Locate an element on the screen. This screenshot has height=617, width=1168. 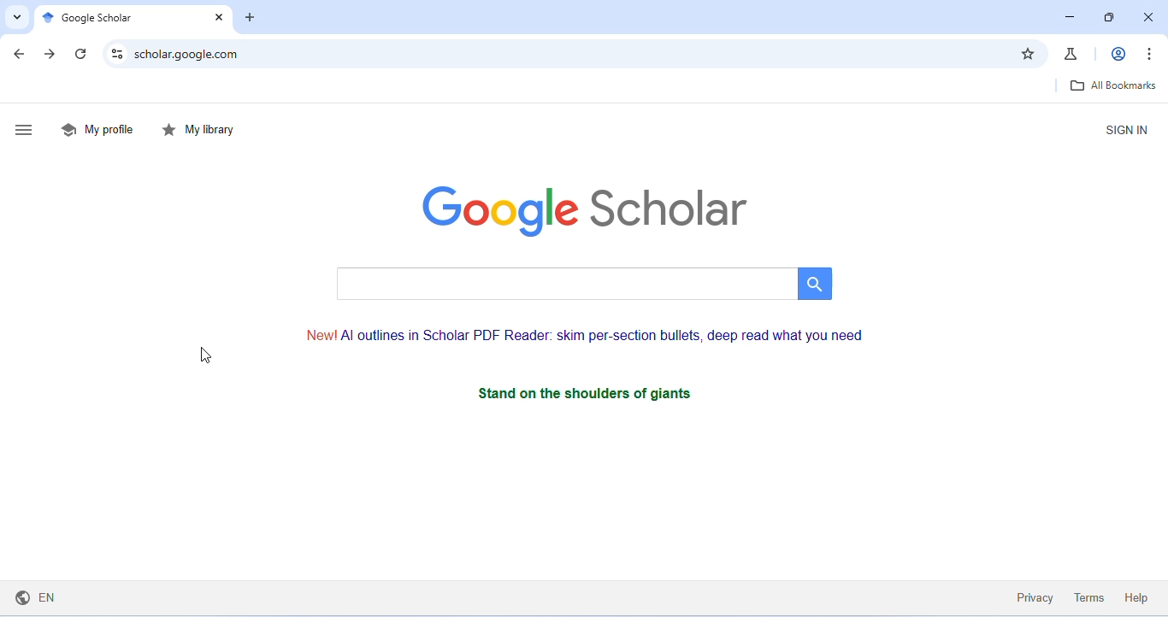
show side bar is located at coordinates (26, 131).